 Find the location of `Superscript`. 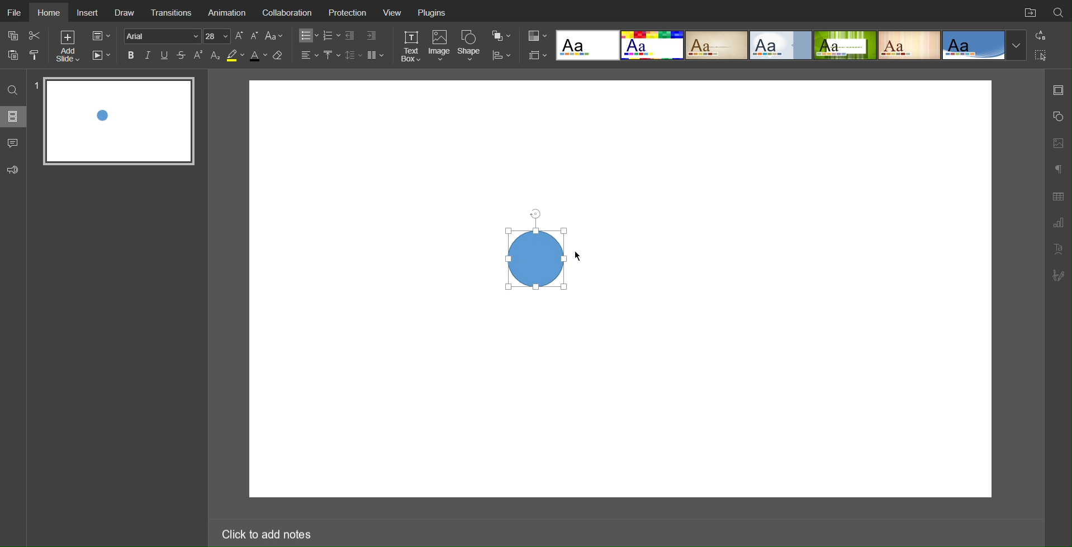

Superscript is located at coordinates (199, 55).